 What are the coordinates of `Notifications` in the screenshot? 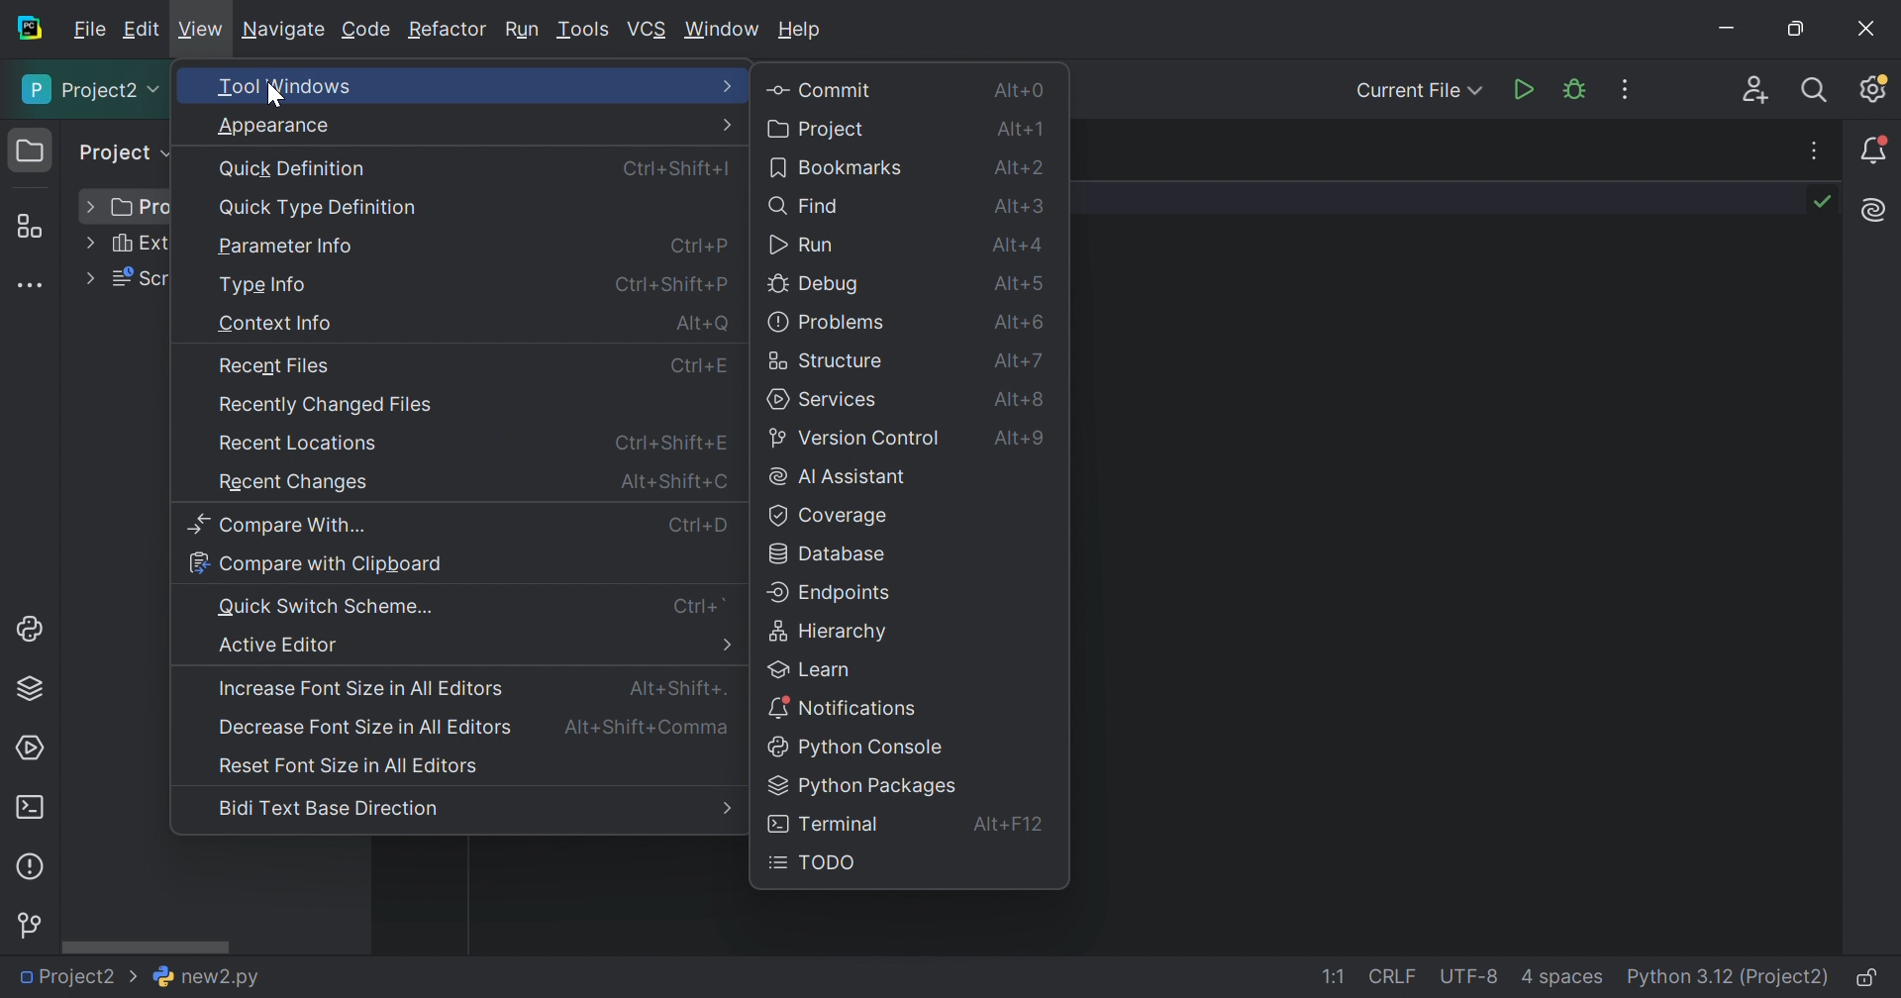 It's located at (847, 708).